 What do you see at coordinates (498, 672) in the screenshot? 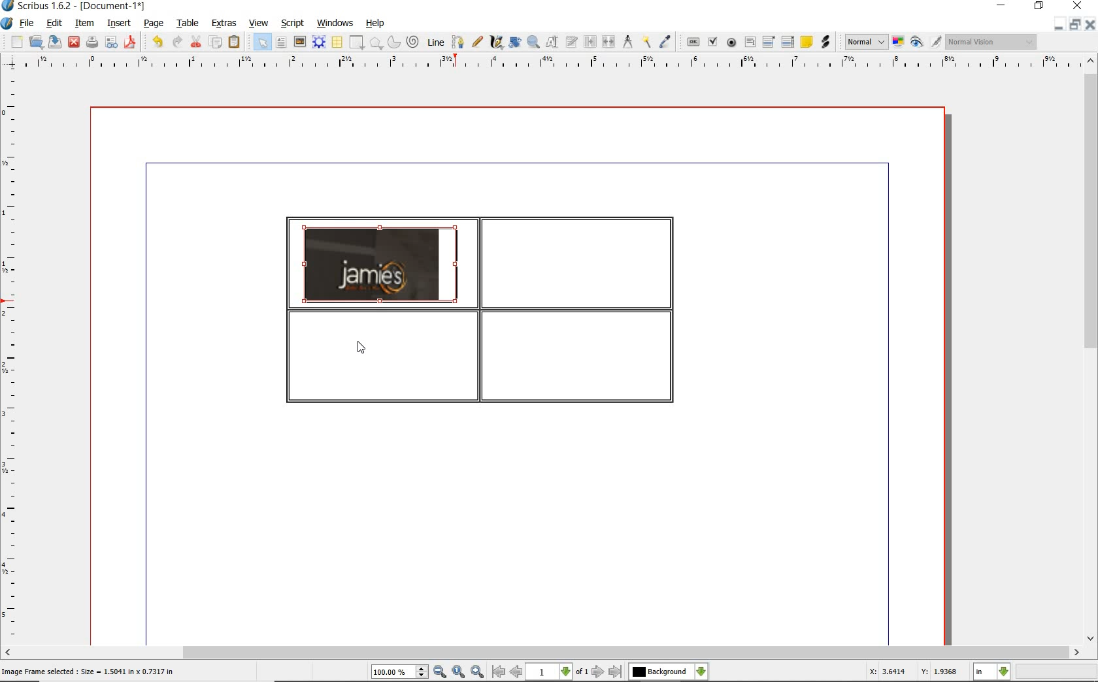
I see `go to first page` at bounding box center [498, 672].